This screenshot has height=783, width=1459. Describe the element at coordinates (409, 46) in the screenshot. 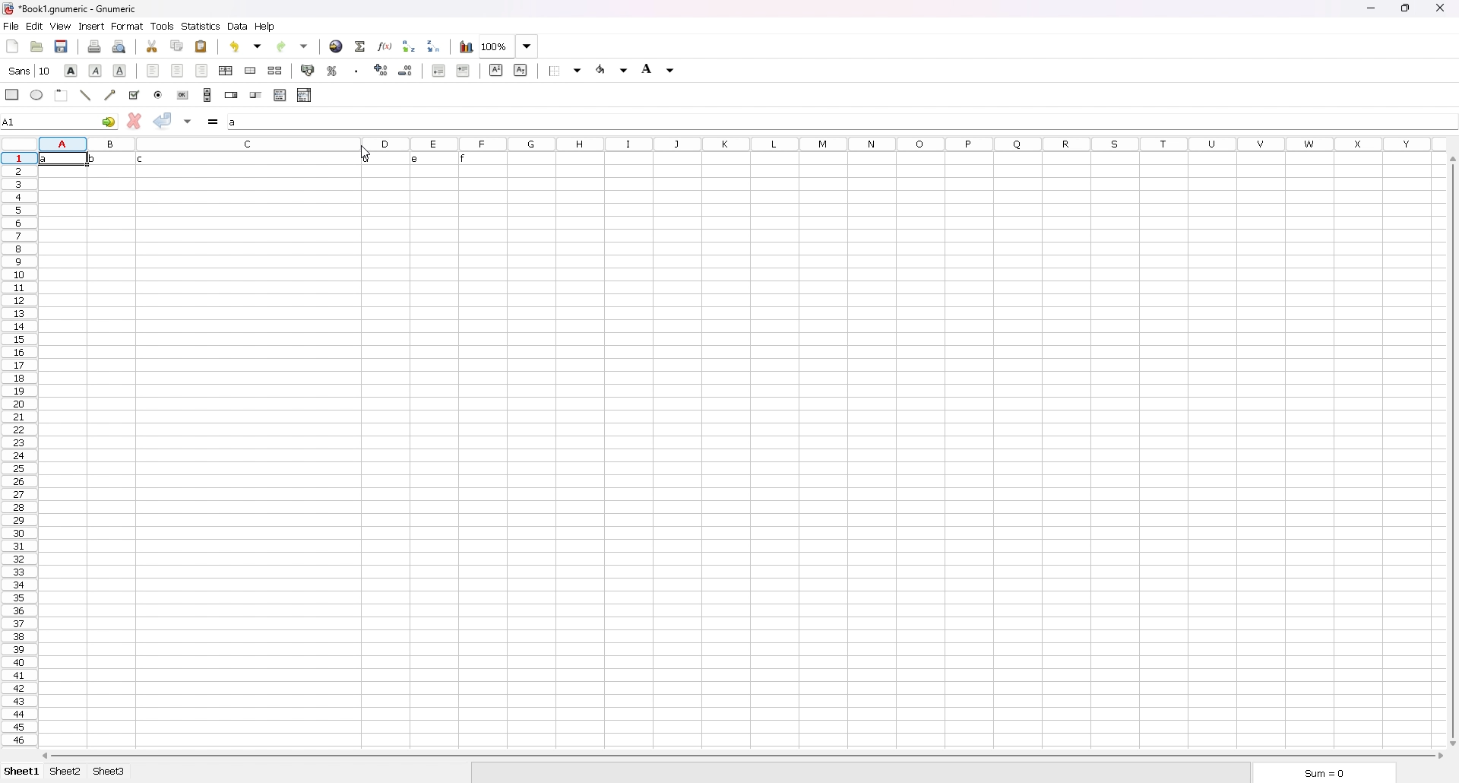

I see `sort ascending` at that location.